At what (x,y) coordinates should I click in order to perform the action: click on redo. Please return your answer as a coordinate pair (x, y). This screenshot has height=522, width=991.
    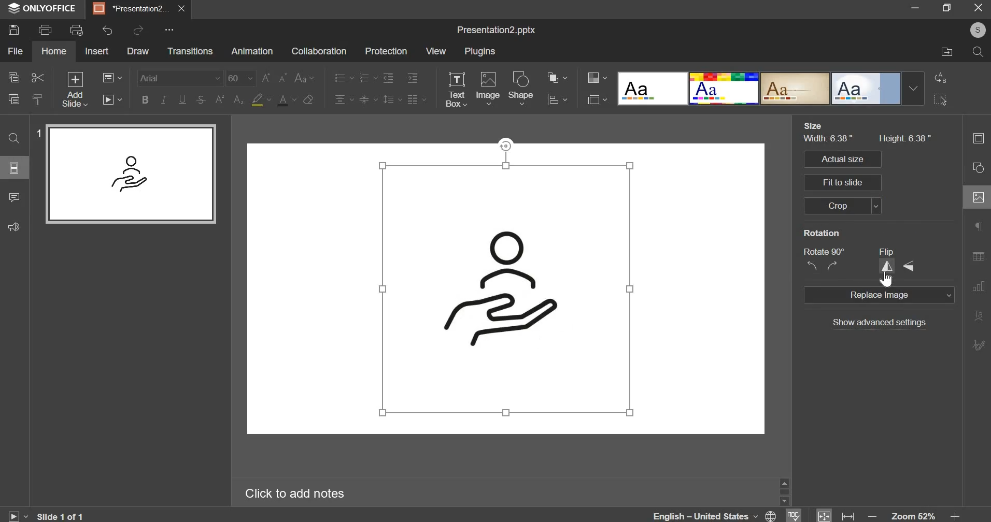
    Looking at the image, I should click on (139, 30).